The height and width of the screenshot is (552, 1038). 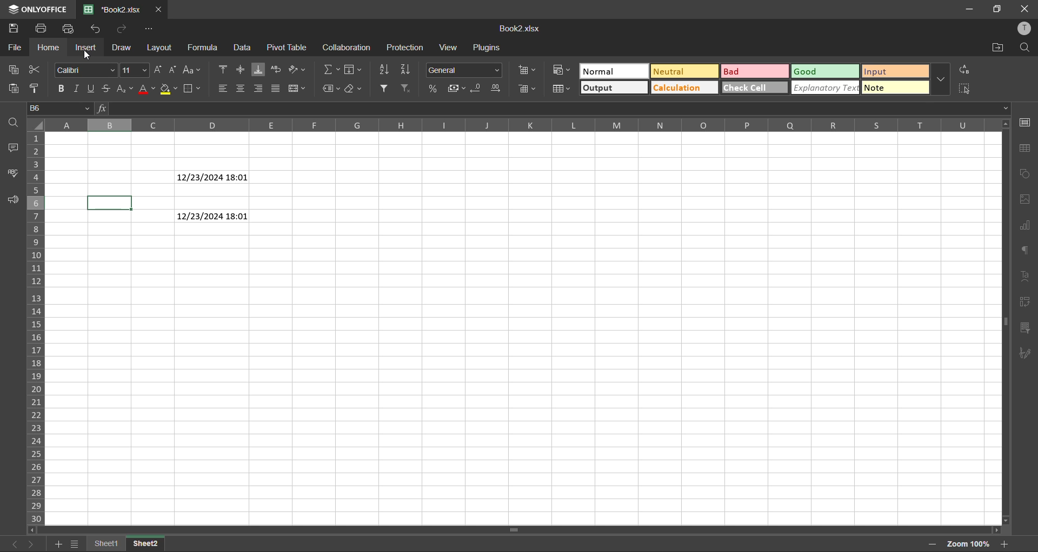 What do you see at coordinates (497, 88) in the screenshot?
I see `increase decimal` at bounding box center [497, 88].